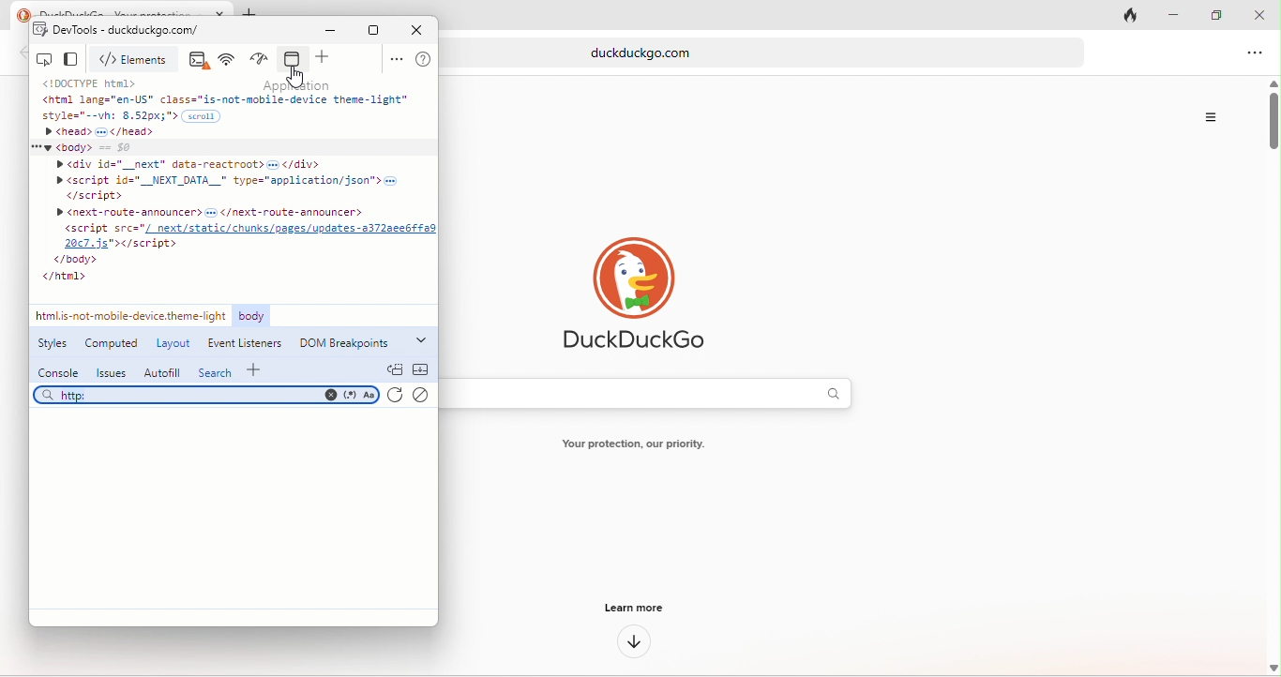 The image size is (1281, 677). Describe the element at coordinates (422, 397) in the screenshot. I see `clear` at that location.